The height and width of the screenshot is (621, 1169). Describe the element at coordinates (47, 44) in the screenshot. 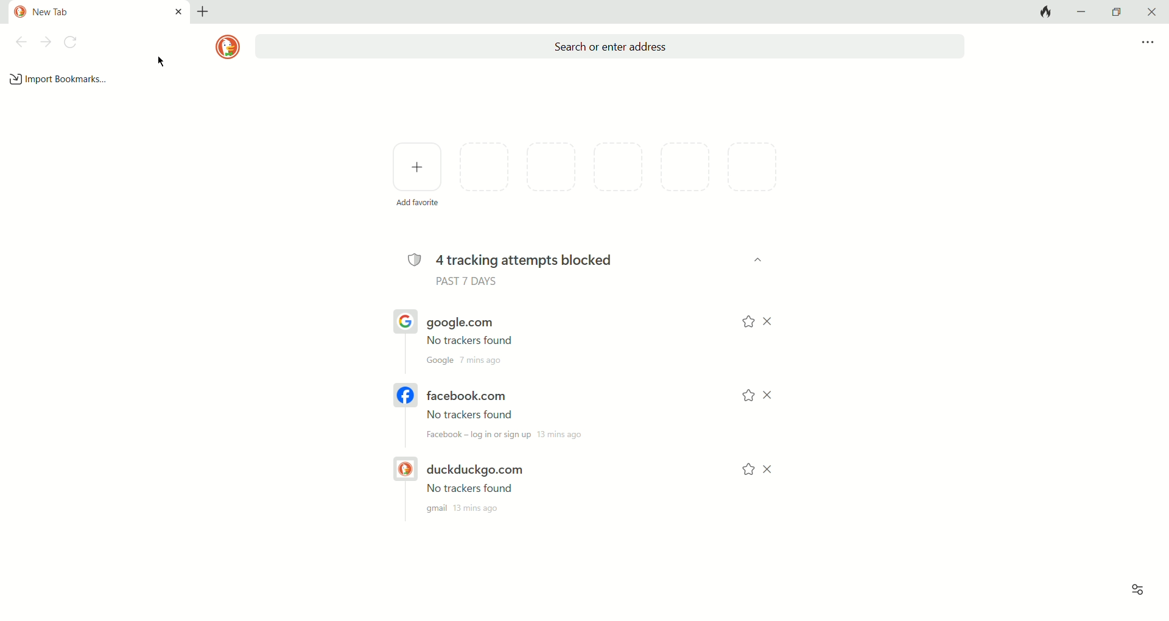

I see `next` at that location.